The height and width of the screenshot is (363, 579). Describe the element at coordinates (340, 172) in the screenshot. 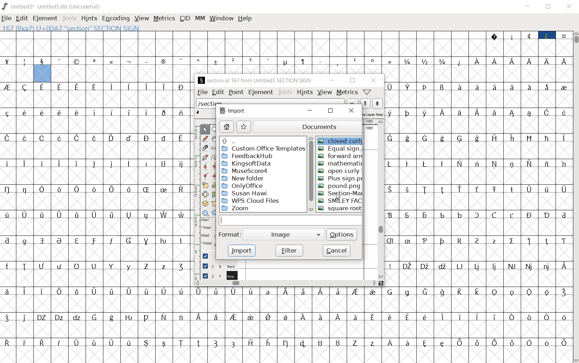

I see `OPEN CURLY` at that location.